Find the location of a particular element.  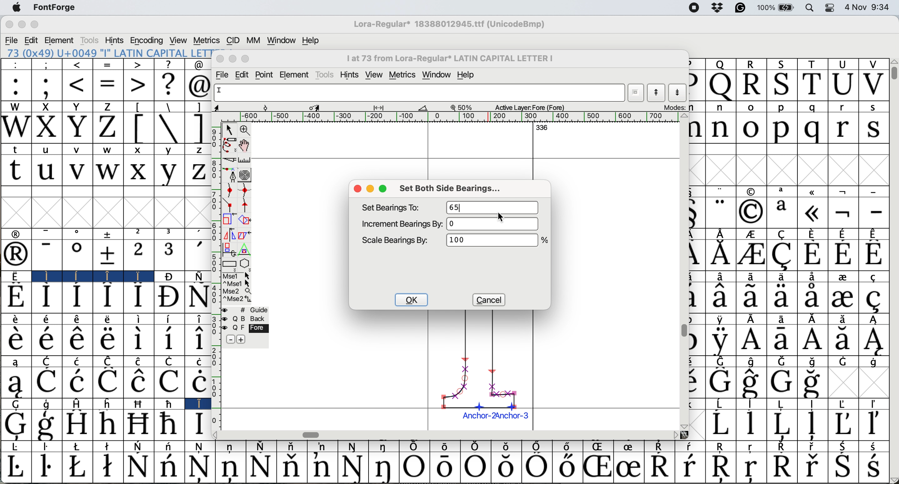

spotlight search is located at coordinates (810, 9).